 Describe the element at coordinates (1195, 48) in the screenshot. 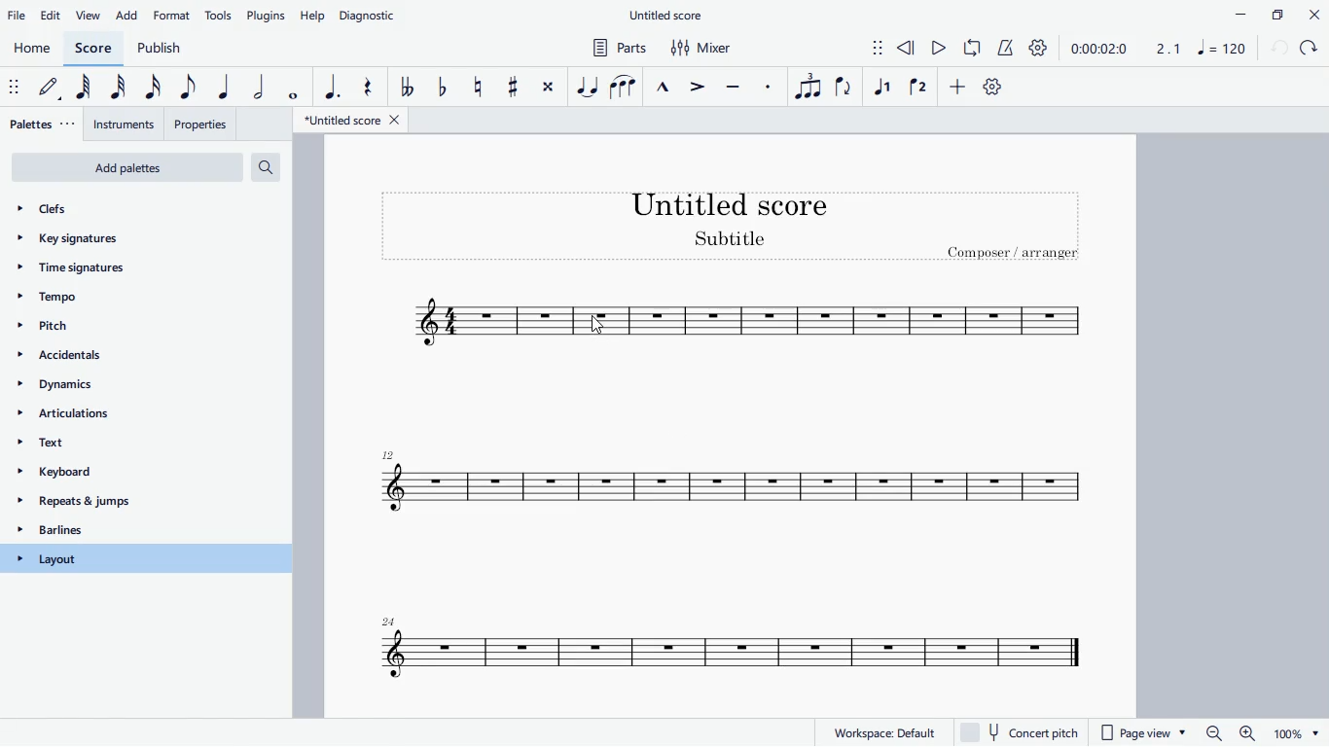

I see `scale` at that location.